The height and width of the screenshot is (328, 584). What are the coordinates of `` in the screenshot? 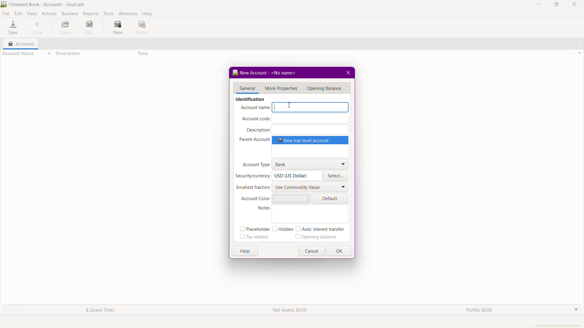 It's located at (325, 87).